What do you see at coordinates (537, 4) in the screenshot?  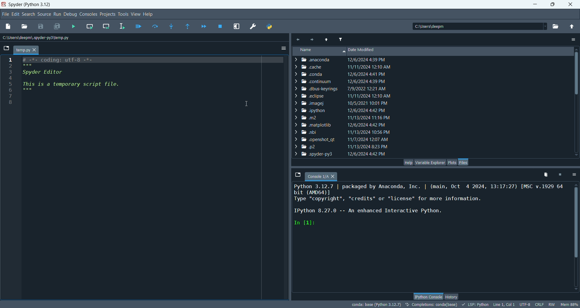 I see `minimize` at bounding box center [537, 4].